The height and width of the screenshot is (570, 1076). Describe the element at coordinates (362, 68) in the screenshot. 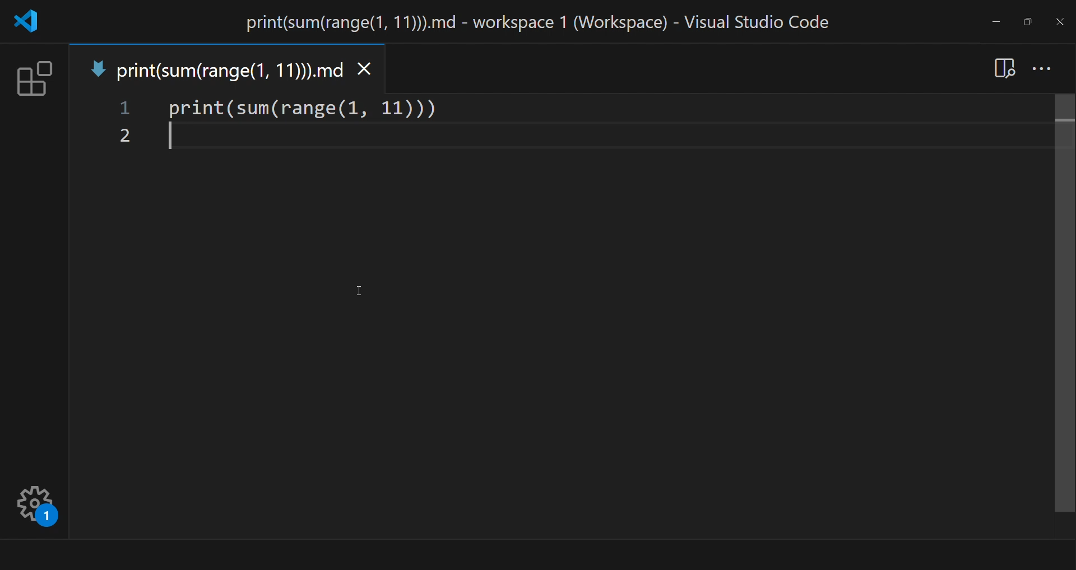

I see `close tab` at that location.